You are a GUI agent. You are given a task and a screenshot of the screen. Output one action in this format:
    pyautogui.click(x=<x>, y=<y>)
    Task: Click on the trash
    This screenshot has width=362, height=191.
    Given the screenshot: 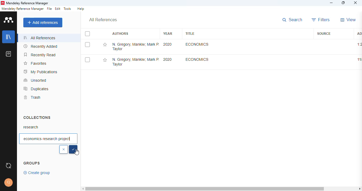 What is the action you would take?
    pyautogui.click(x=32, y=97)
    